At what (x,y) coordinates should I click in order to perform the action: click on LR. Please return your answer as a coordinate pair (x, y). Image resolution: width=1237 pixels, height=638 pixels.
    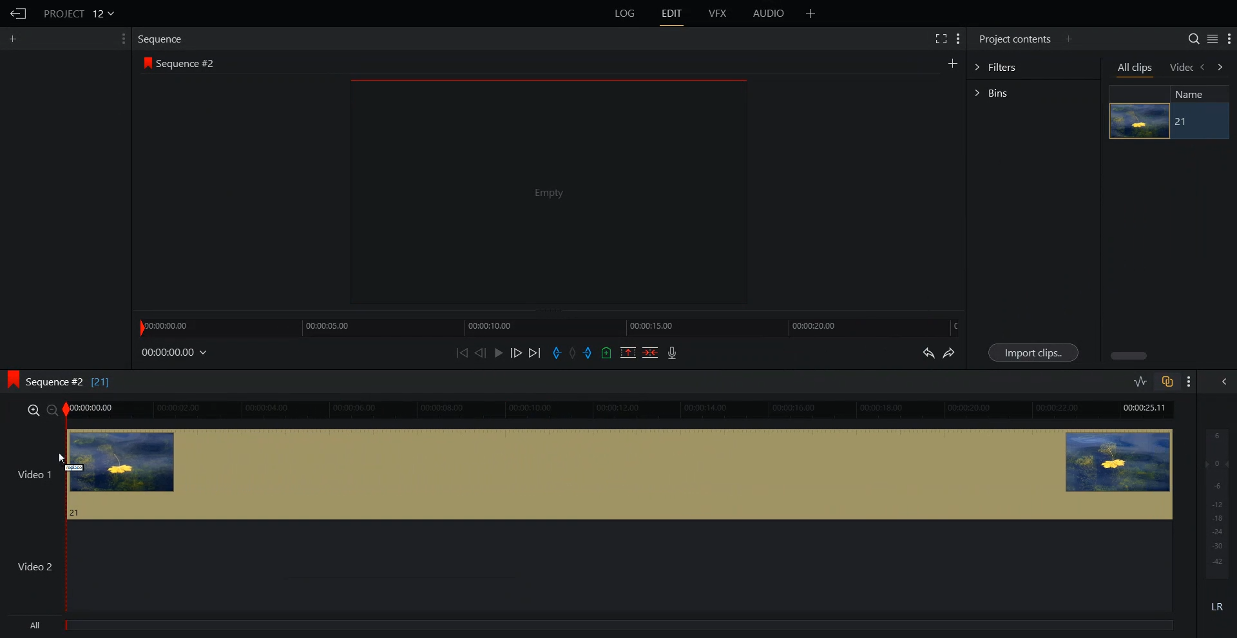
    Looking at the image, I should click on (1218, 604).